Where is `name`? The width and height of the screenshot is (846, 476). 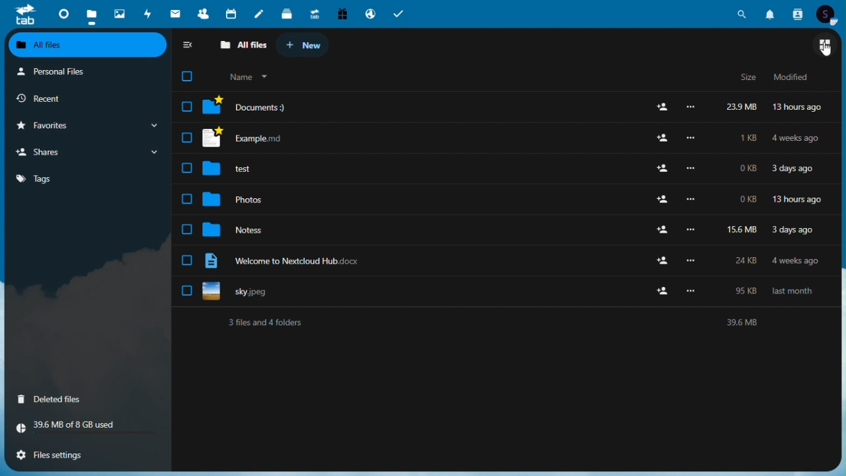 name is located at coordinates (246, 77).